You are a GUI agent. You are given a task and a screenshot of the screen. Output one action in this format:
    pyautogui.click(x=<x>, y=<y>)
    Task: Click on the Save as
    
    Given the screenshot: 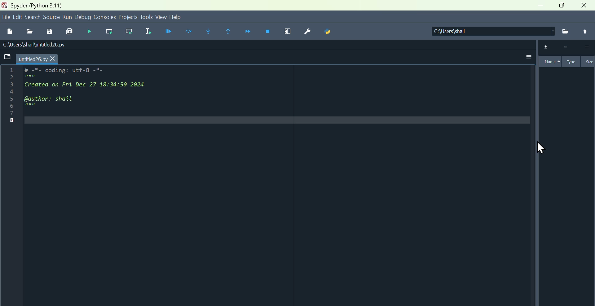 What is the action you would take?
    pyautogui.click(x=49, y=31)
    